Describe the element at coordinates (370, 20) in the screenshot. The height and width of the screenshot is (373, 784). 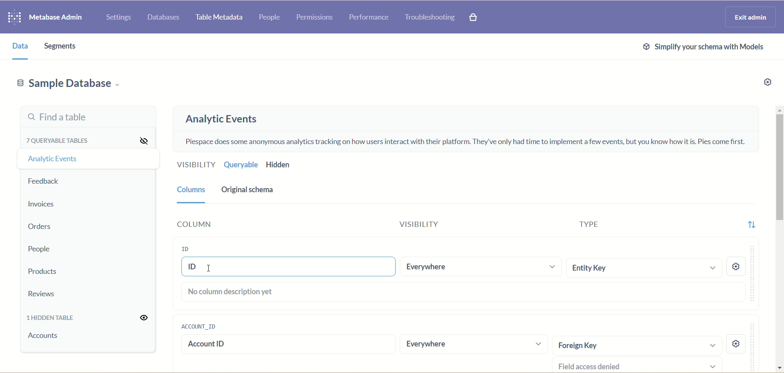
I see `Performance` at that location.